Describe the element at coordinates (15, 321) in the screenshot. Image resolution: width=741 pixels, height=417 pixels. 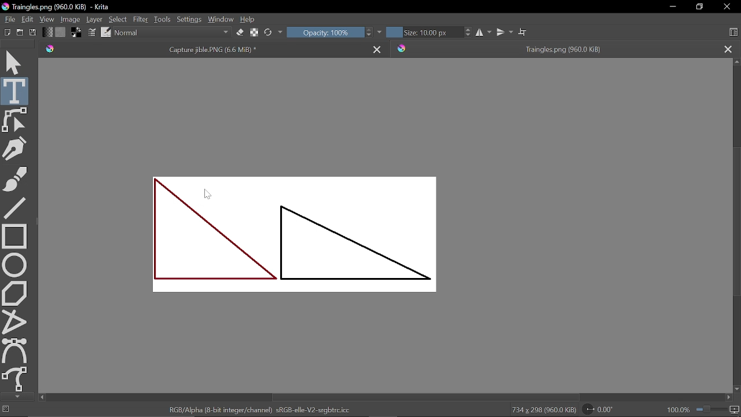
I see `Polyline tool` at that location.